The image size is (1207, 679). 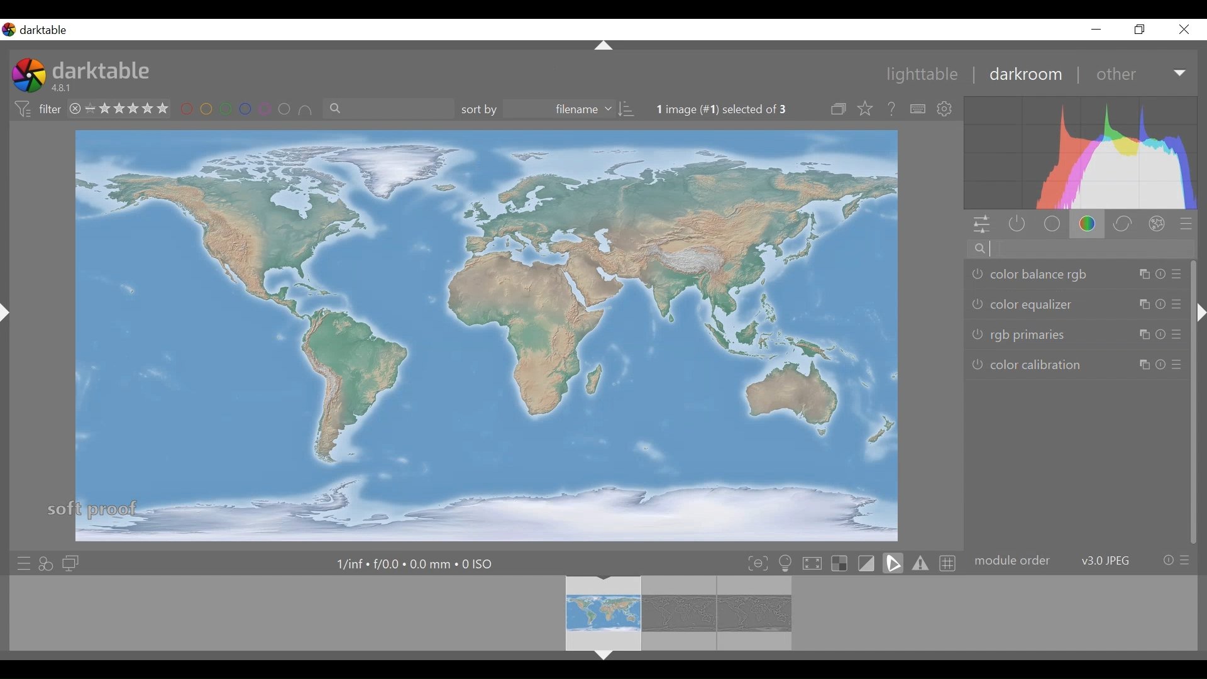 What do you see at coordinates (119, 108) in the screenshot?
I see `range rating` at bounding box center [119, 108].